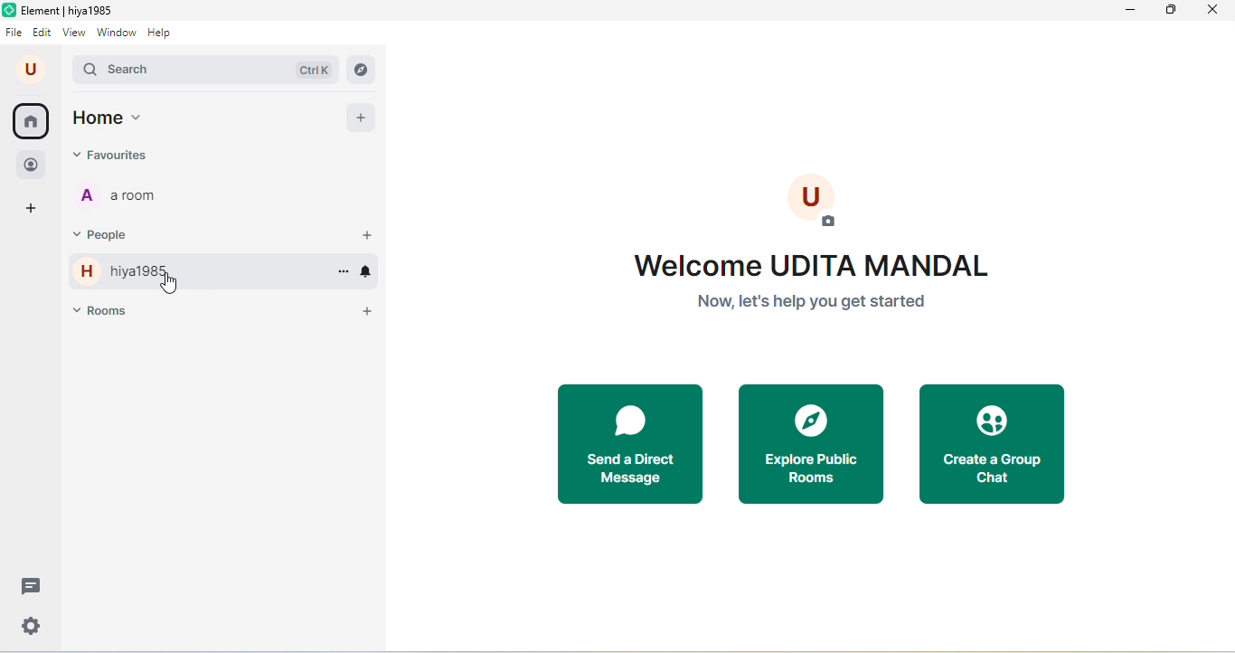  I want to click on Home , so click(118, 119).